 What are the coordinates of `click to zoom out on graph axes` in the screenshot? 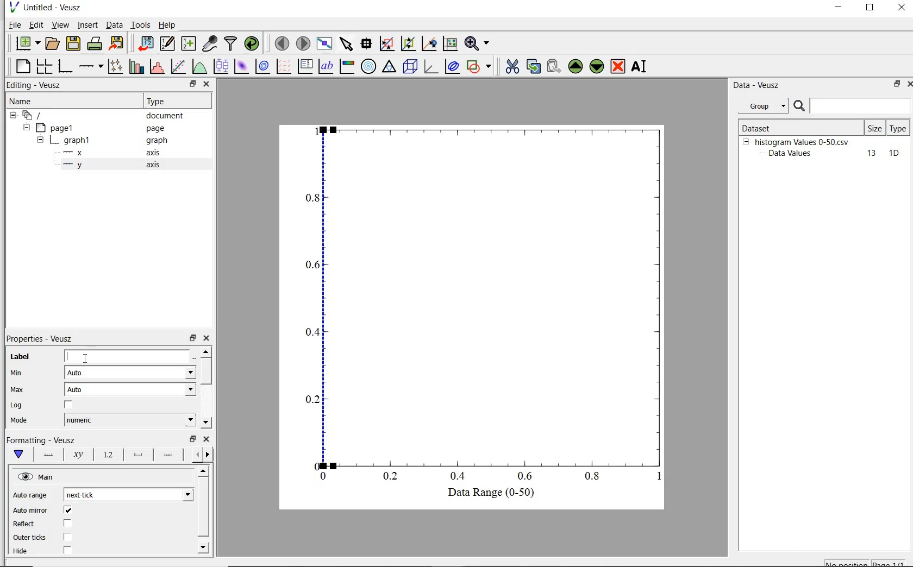 It's located at (429, 43).